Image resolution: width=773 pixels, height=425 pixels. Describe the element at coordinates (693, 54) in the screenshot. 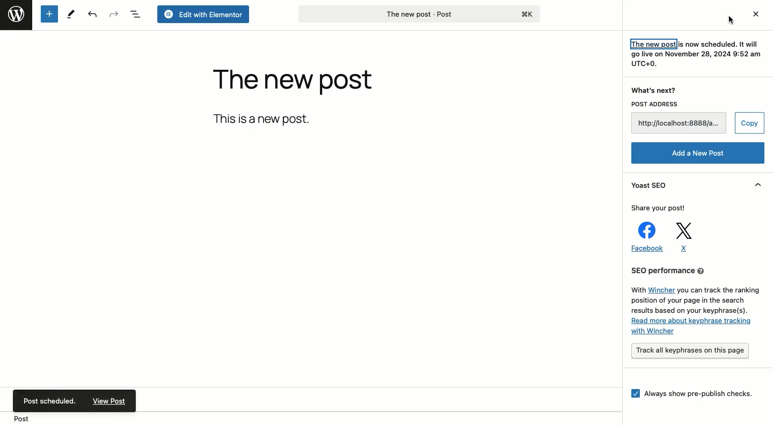

I see `The new post is now scheduled. It will go live on November 28, 2024 9:52 am UTC+0.` at that location.